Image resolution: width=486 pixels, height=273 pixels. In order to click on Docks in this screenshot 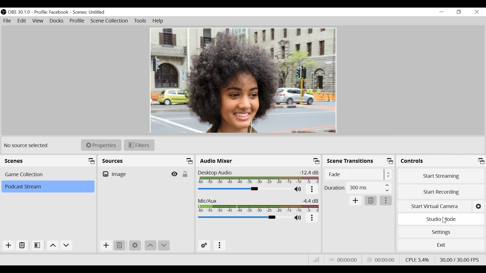, I will do `click(57, 21)`.